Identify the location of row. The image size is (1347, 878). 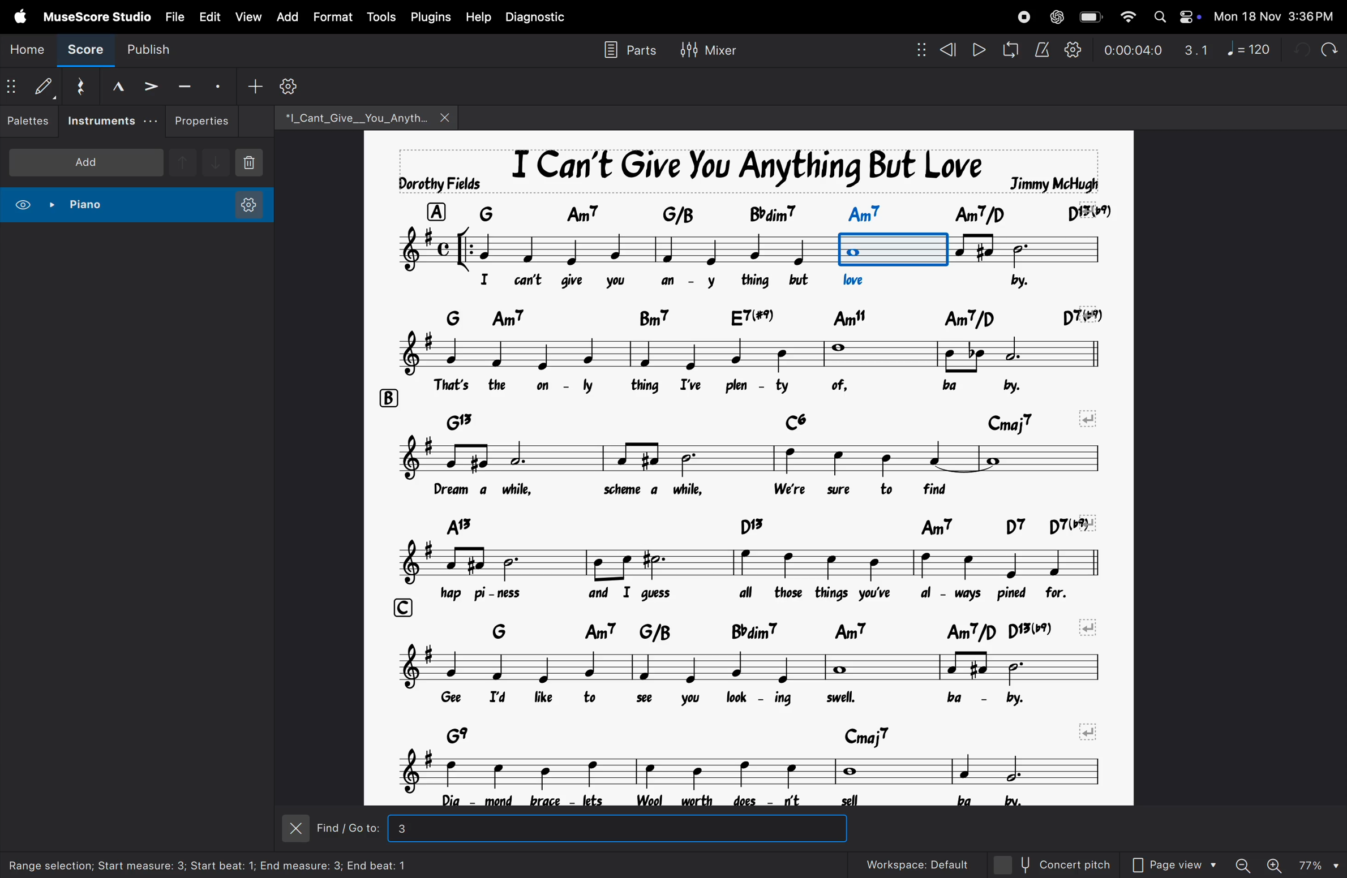
(436, 212).